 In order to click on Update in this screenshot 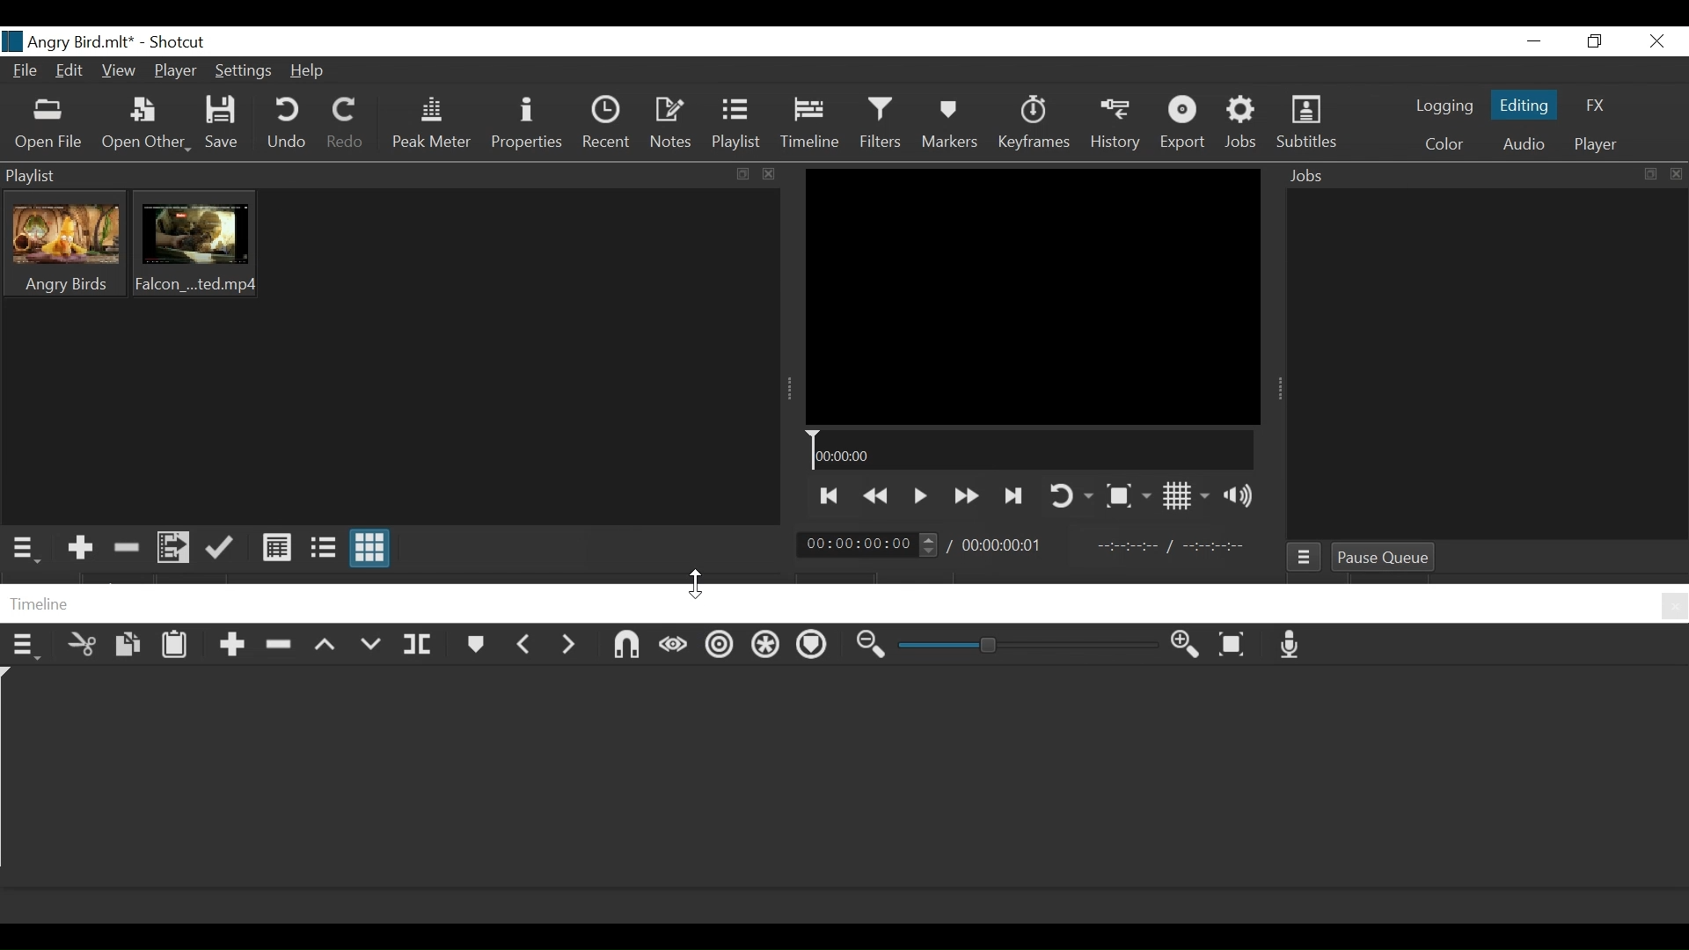, I will do `click(221, 548)`.